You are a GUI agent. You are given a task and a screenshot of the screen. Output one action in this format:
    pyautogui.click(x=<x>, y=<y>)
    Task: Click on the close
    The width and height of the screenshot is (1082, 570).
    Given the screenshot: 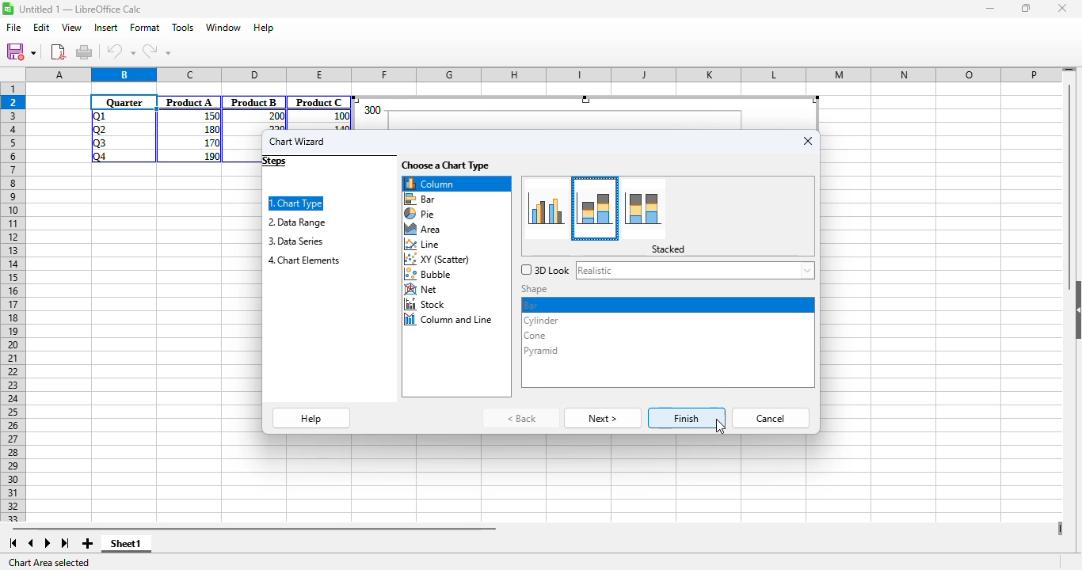 What is the action you would take?
    pyautogui.click(x=1061, y=8)
    